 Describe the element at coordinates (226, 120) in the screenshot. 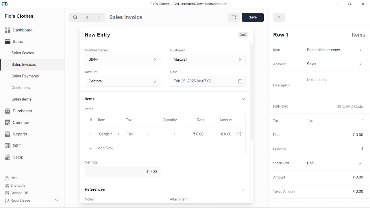

I see `Amount` at that location.